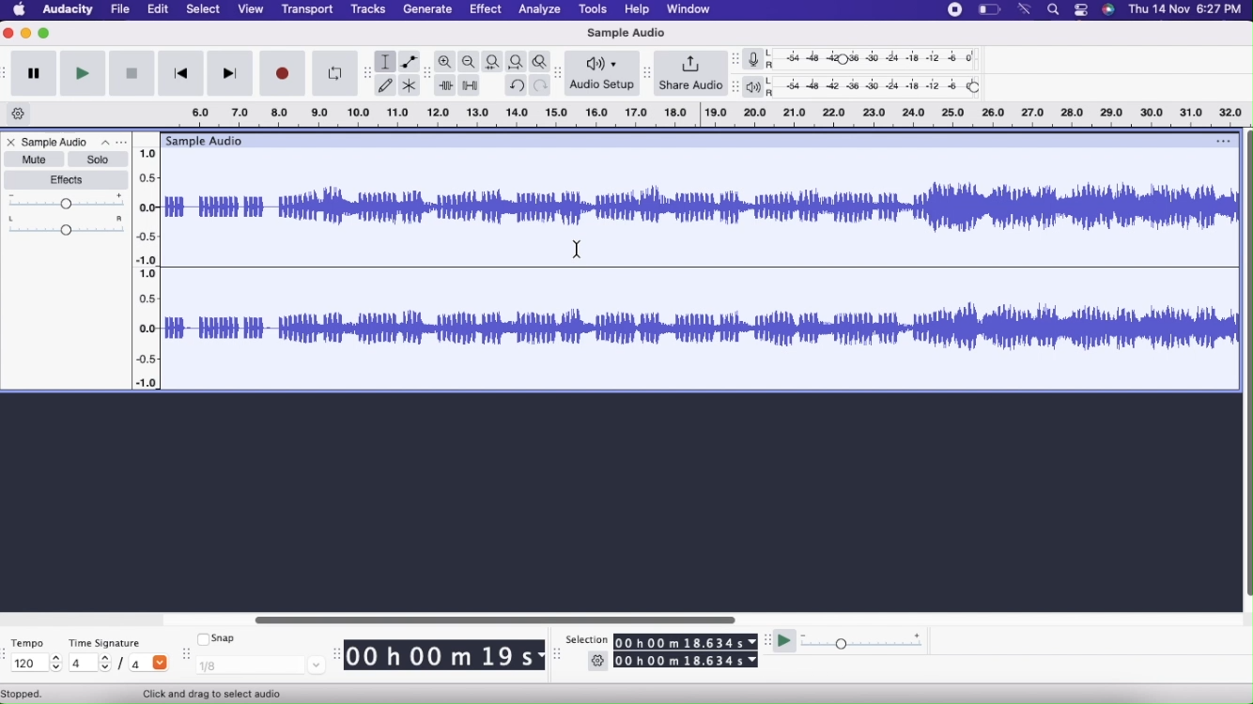 Image resolution: width=1253 pixels, height=704 pixels. I want to click on Sample Audio, so click(56, 142).